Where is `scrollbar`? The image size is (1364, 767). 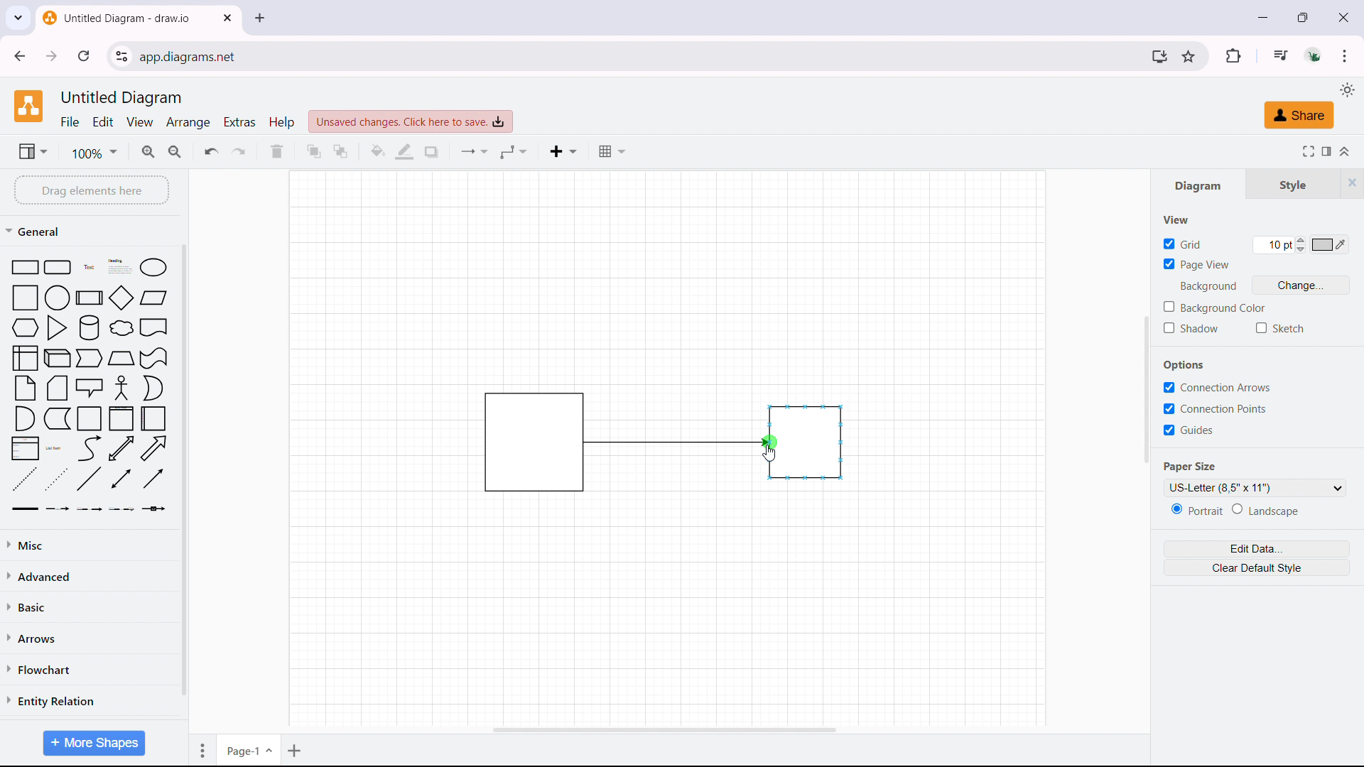 scrollbar is located at coordinates (1147, 387).